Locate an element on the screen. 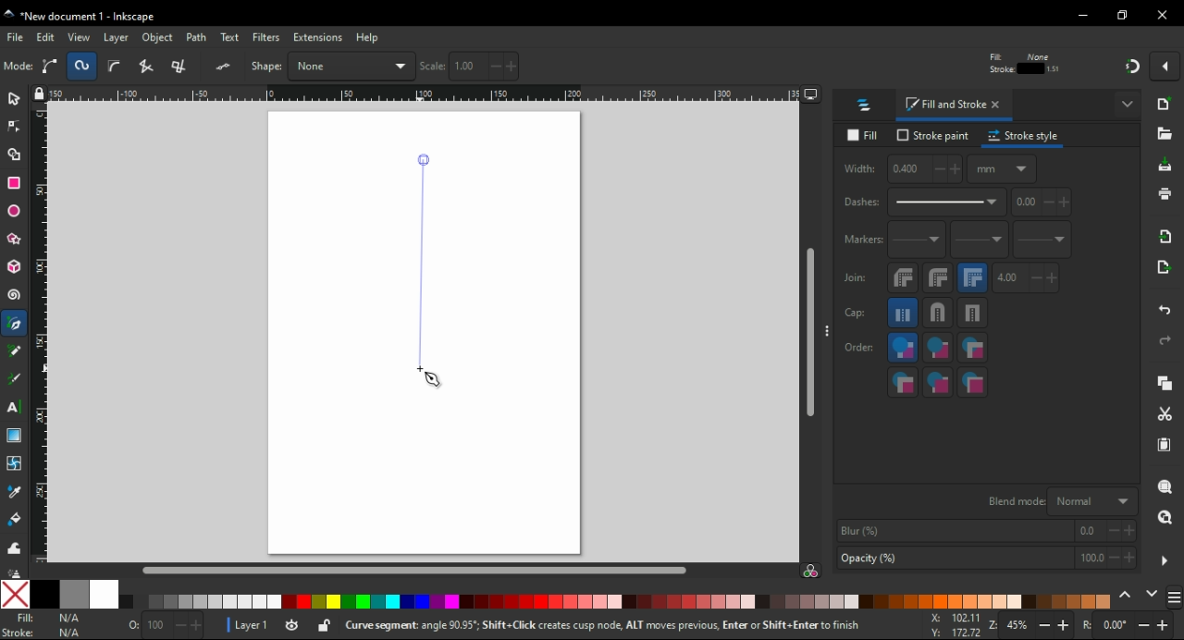 The width and height of the screenshot is (1184, 640). more options is located at coordinates (1128, 103).